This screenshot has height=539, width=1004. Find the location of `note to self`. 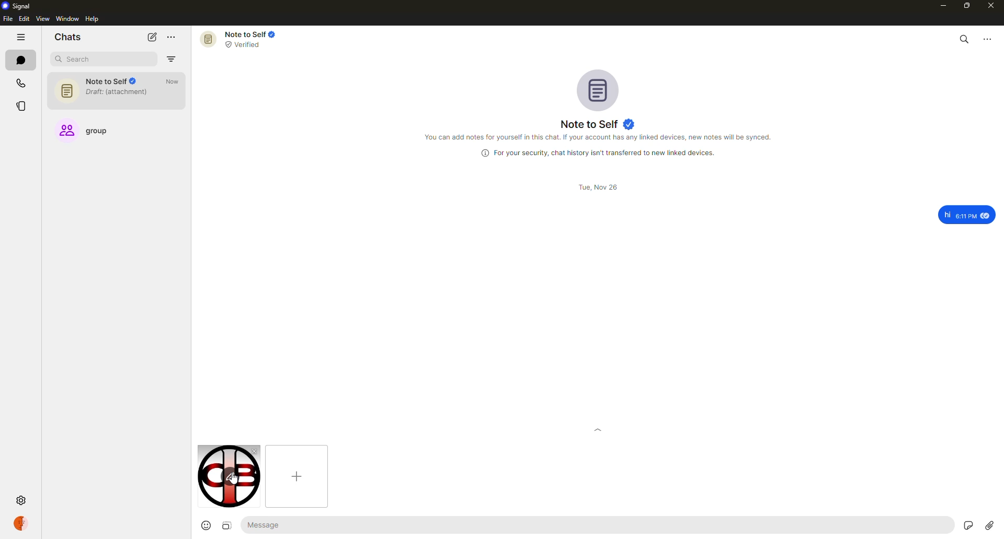

note to self is located at coordinates (245, 39).